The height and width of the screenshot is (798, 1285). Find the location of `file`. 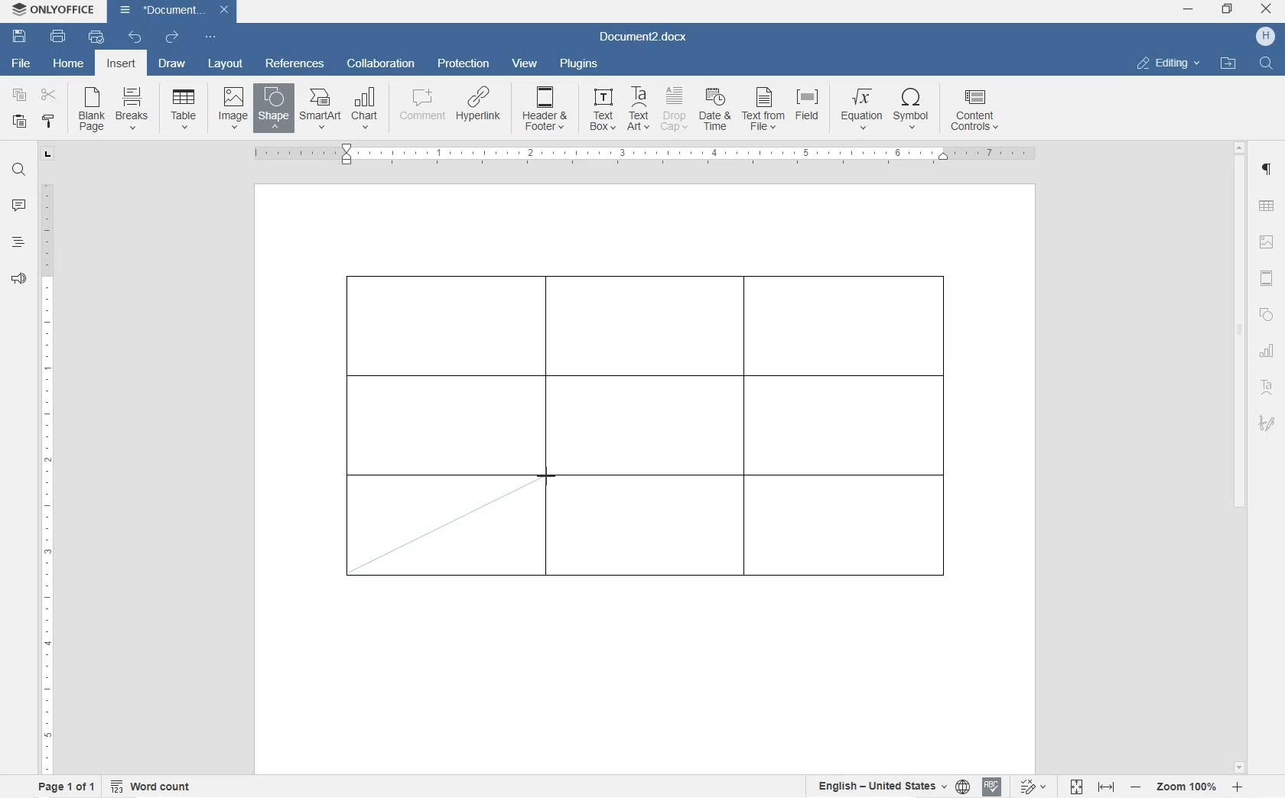

file is located at coordinates (24, 65).